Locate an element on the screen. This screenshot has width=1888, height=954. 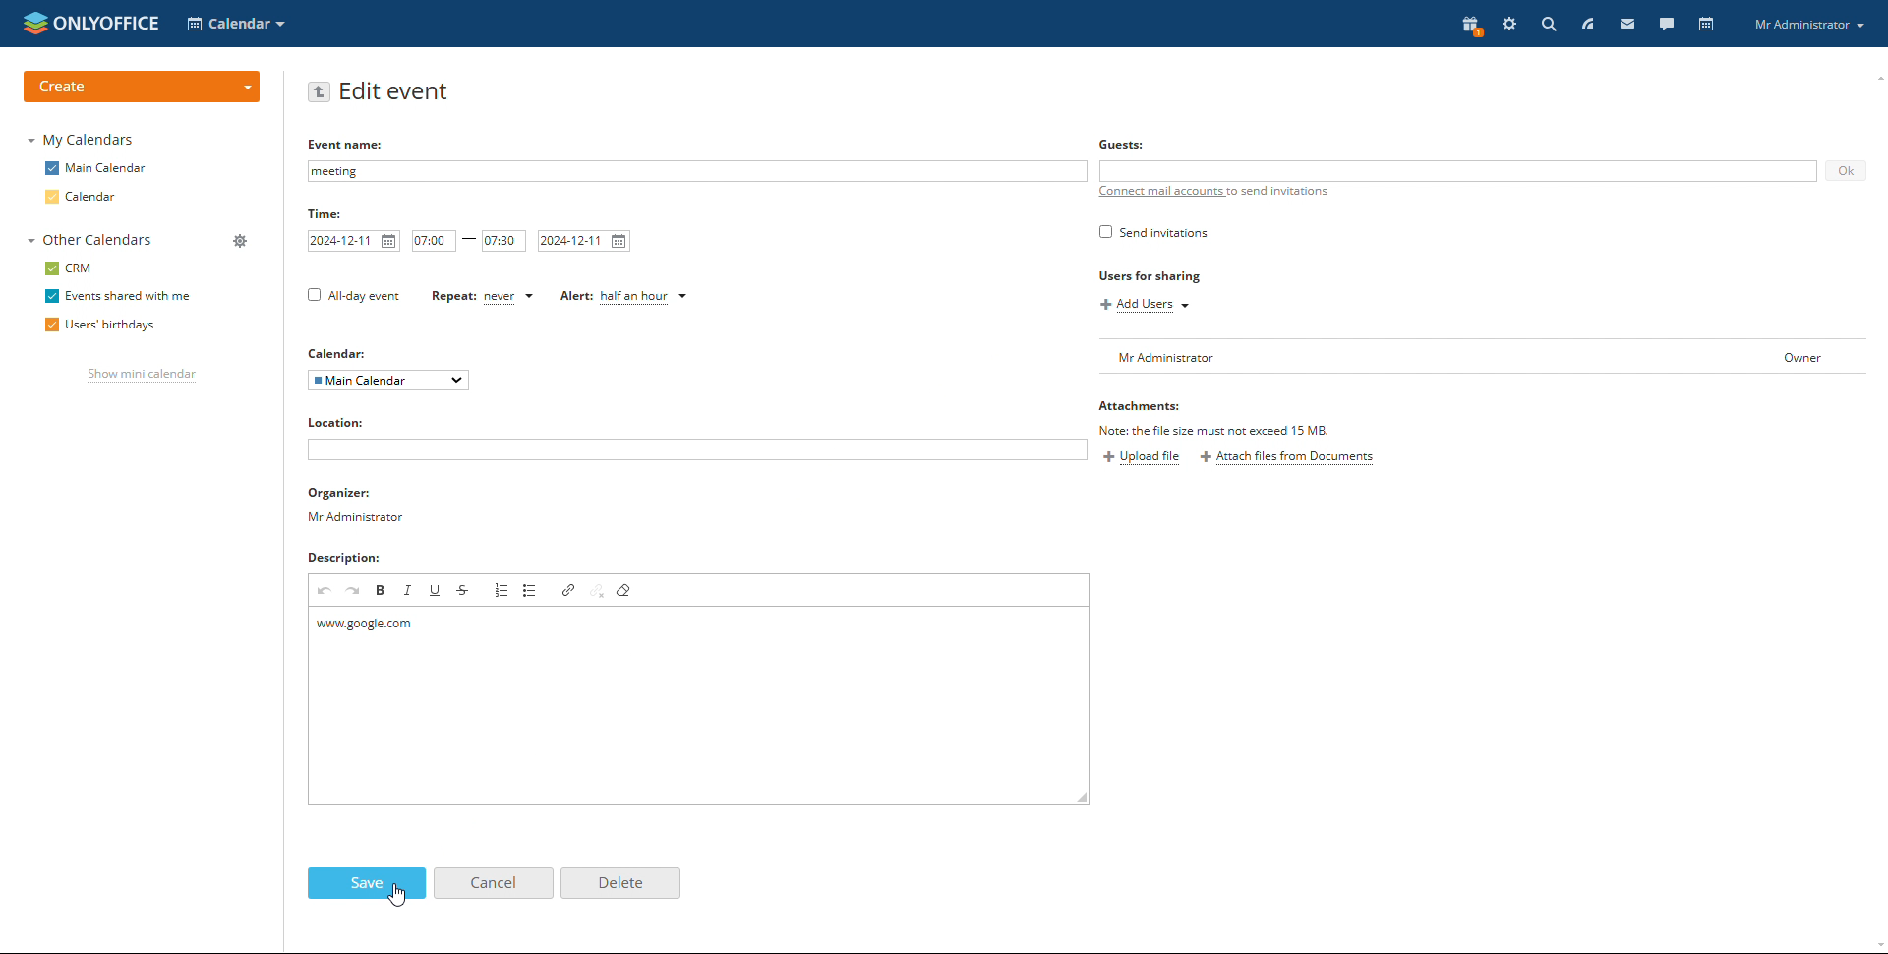
add users is located at coordinates (1145, 305).